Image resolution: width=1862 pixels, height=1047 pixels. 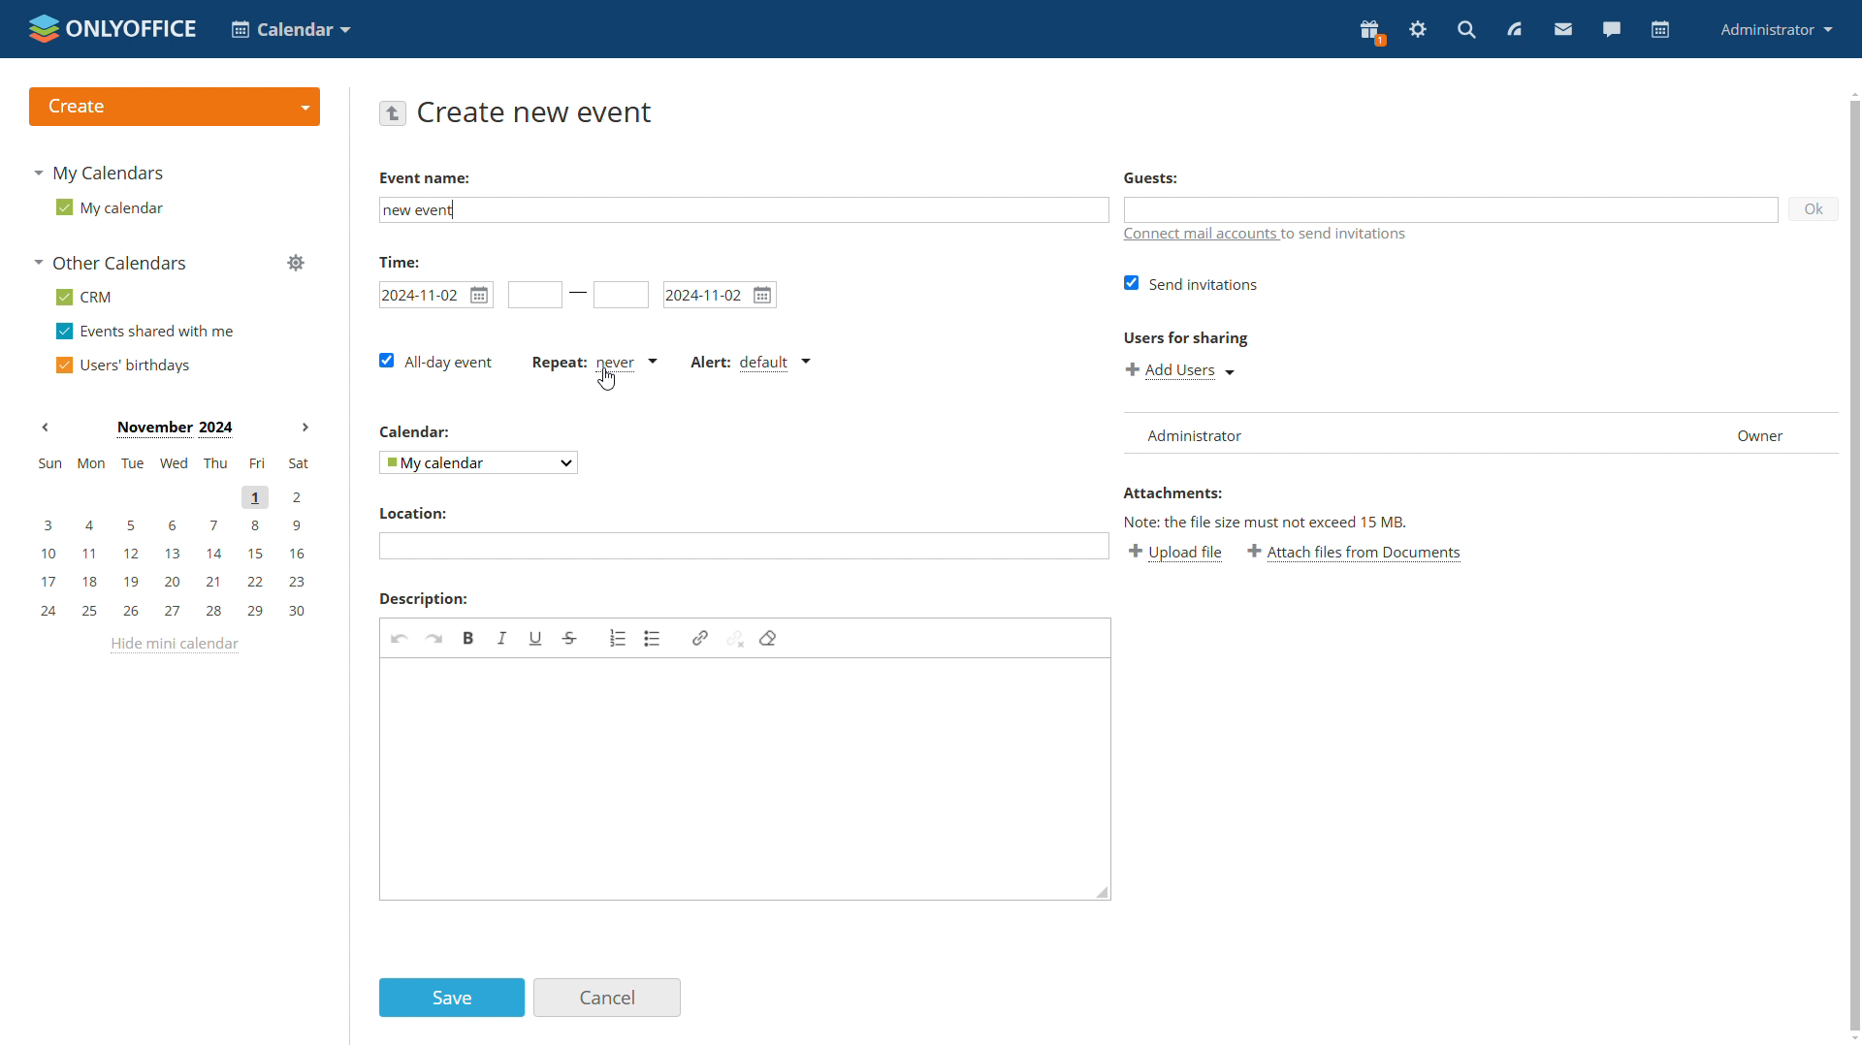 What do you see at coordinates (1468, 29) in the screenshot?
I see `search` at bounding box center [1468, 29].